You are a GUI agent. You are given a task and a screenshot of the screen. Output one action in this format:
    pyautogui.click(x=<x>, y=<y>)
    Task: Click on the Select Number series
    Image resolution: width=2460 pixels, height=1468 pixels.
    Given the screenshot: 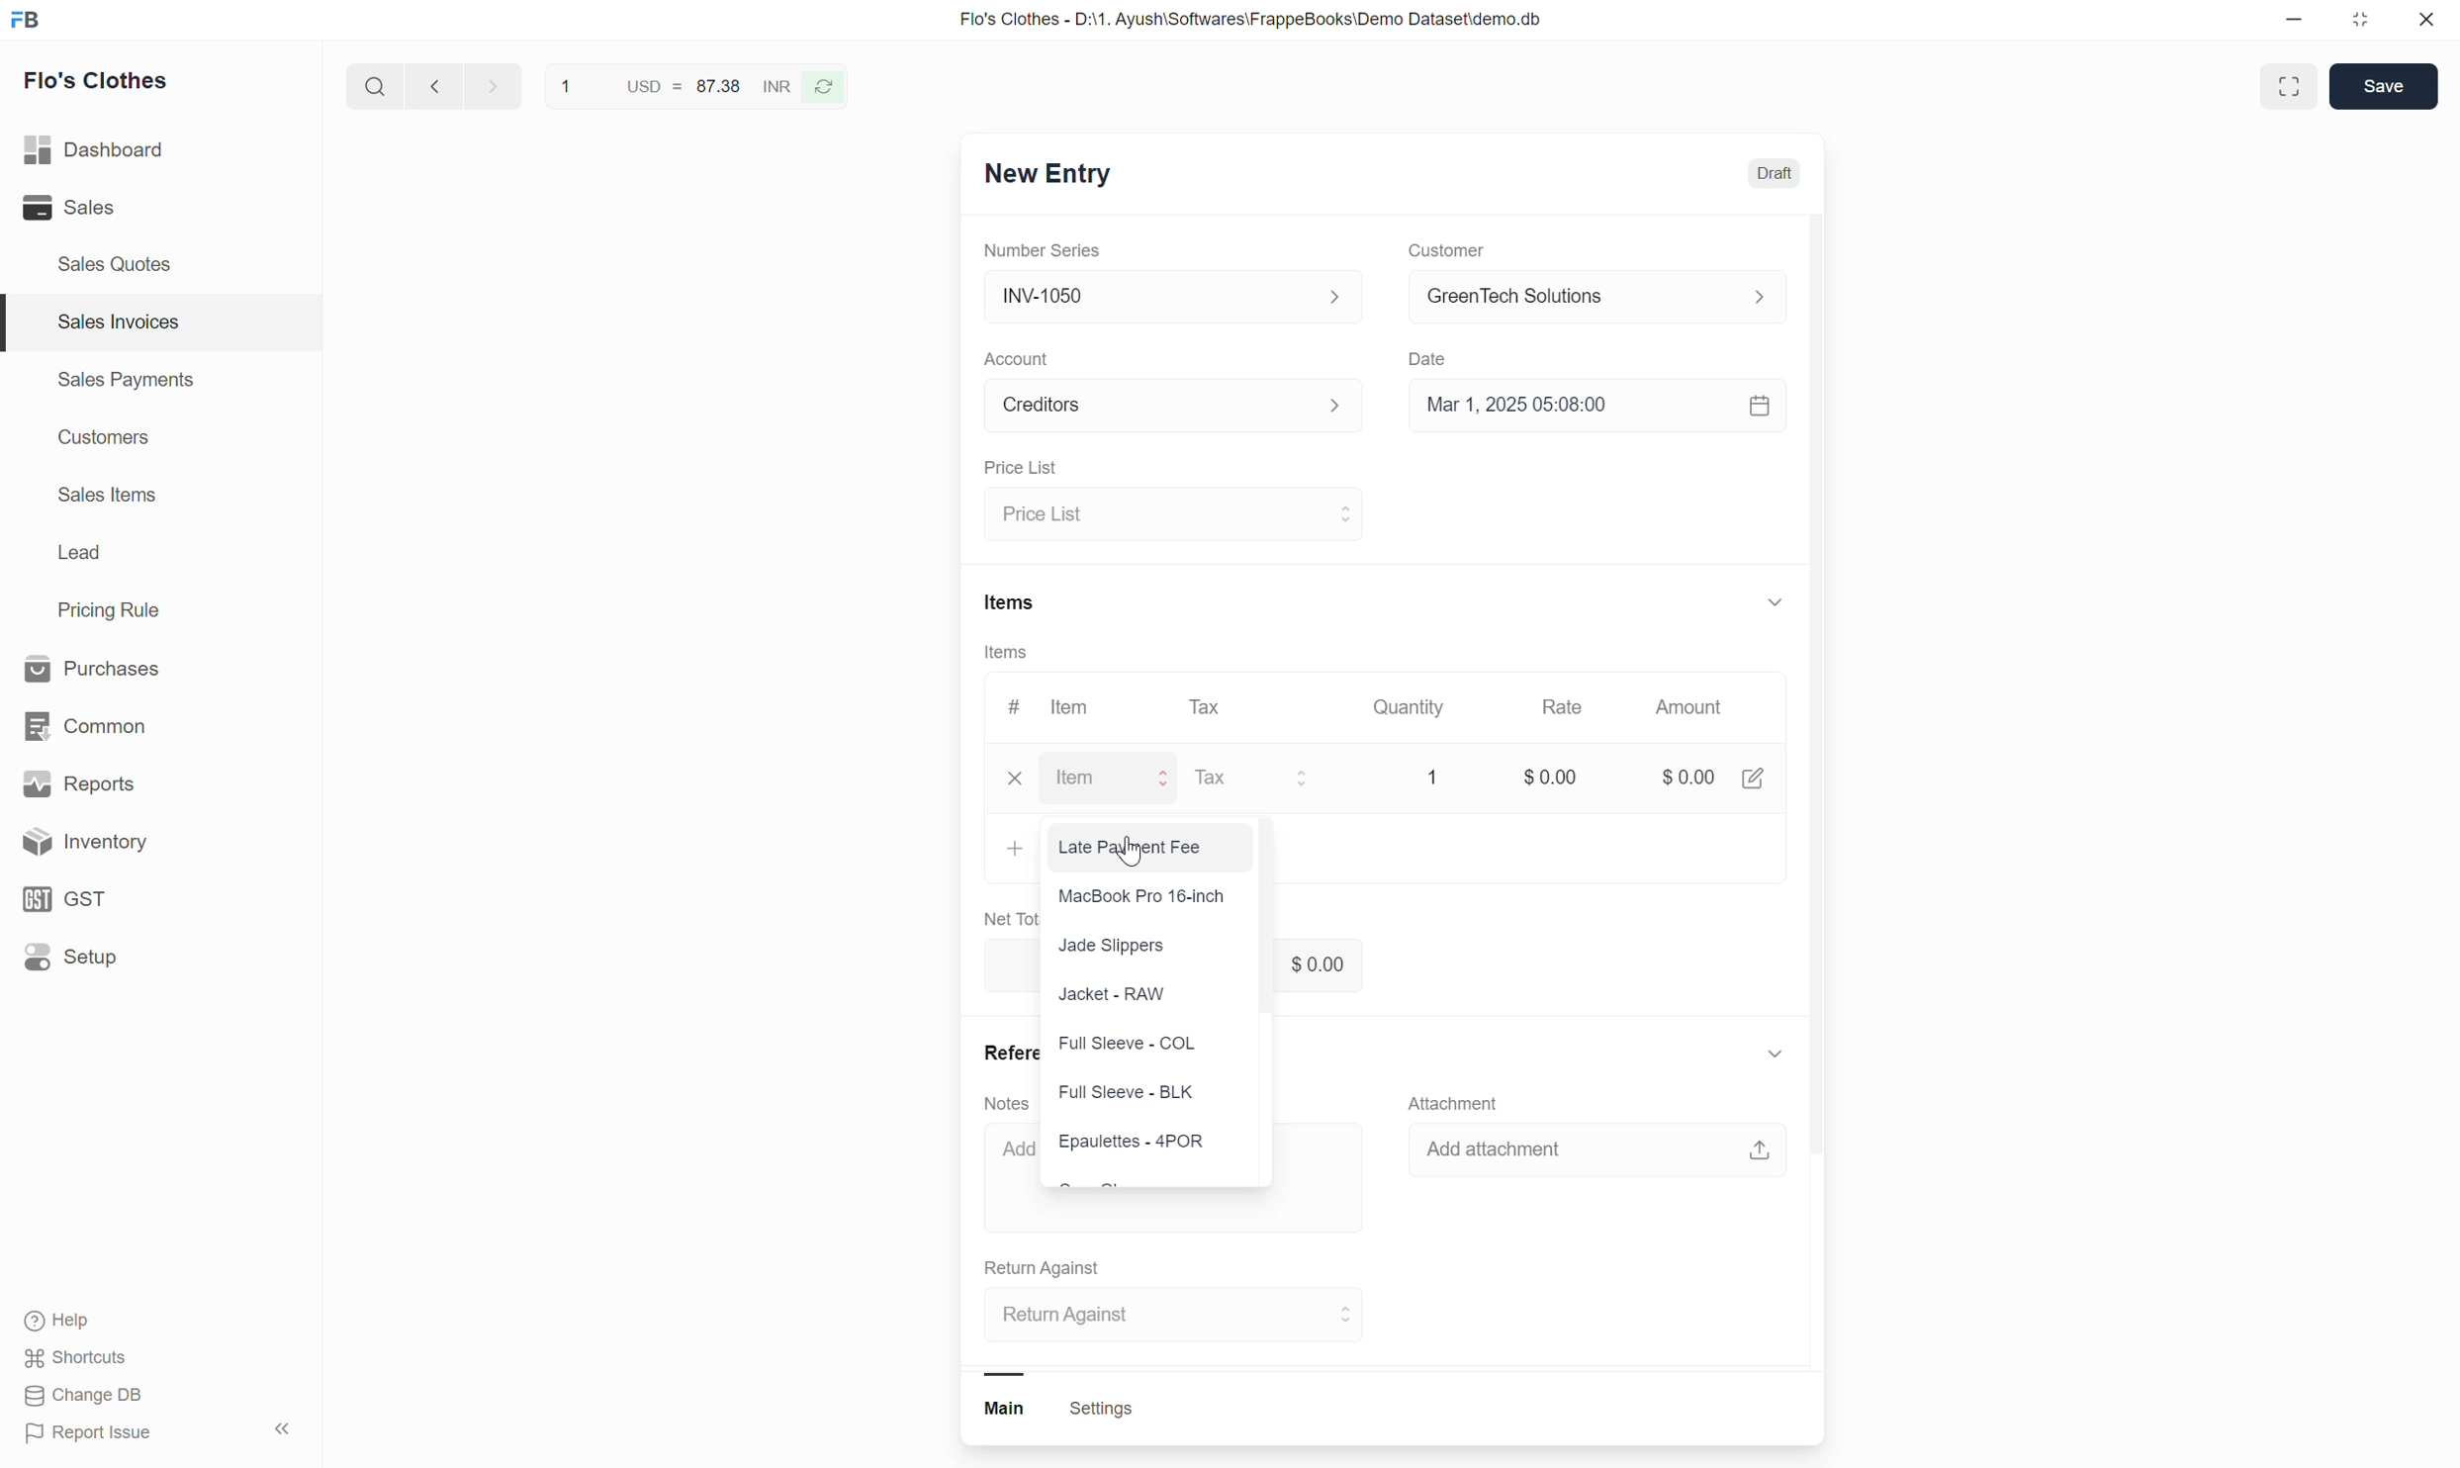 What is the action you would take?
    pyautogui.click(x=1168, y=296)
    